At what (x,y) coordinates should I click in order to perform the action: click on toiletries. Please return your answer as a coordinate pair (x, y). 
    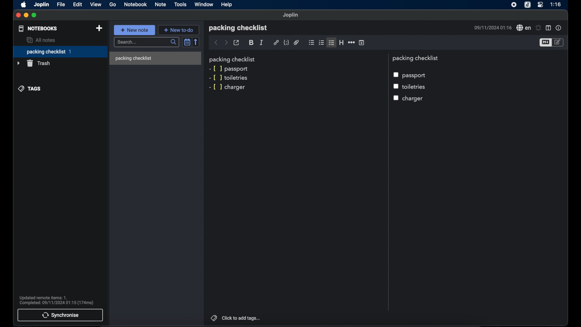
    Looking at the image, I should click on (238, 78).